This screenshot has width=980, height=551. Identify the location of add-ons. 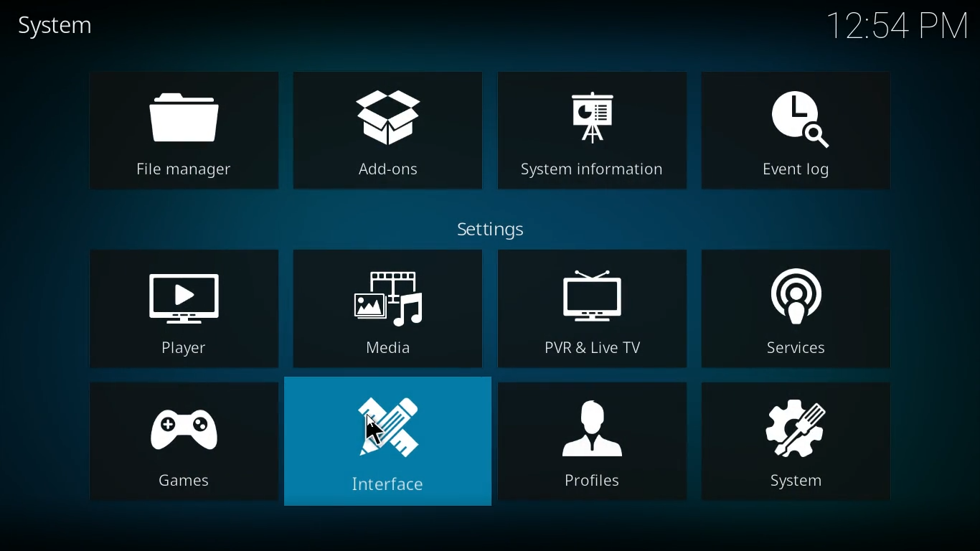
(387, 134).